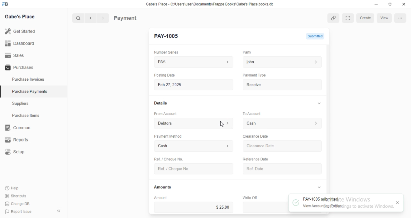 The image size is (411, 218). I want to click on navigate forward, so click(103, 18).